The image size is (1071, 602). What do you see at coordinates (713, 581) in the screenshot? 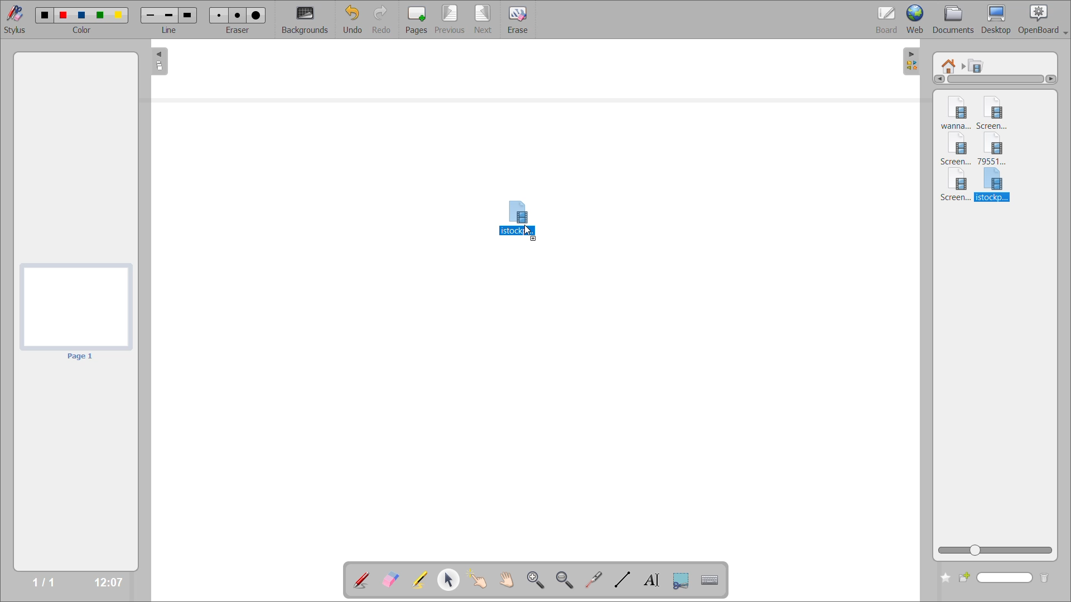
I see `virtual keyboard` at bounding box center [713, 581].